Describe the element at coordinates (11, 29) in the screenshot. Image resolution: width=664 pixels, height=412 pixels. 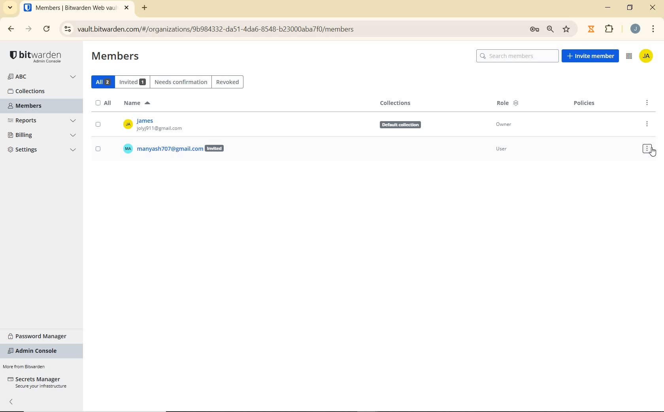
I see `BACK` at that location.